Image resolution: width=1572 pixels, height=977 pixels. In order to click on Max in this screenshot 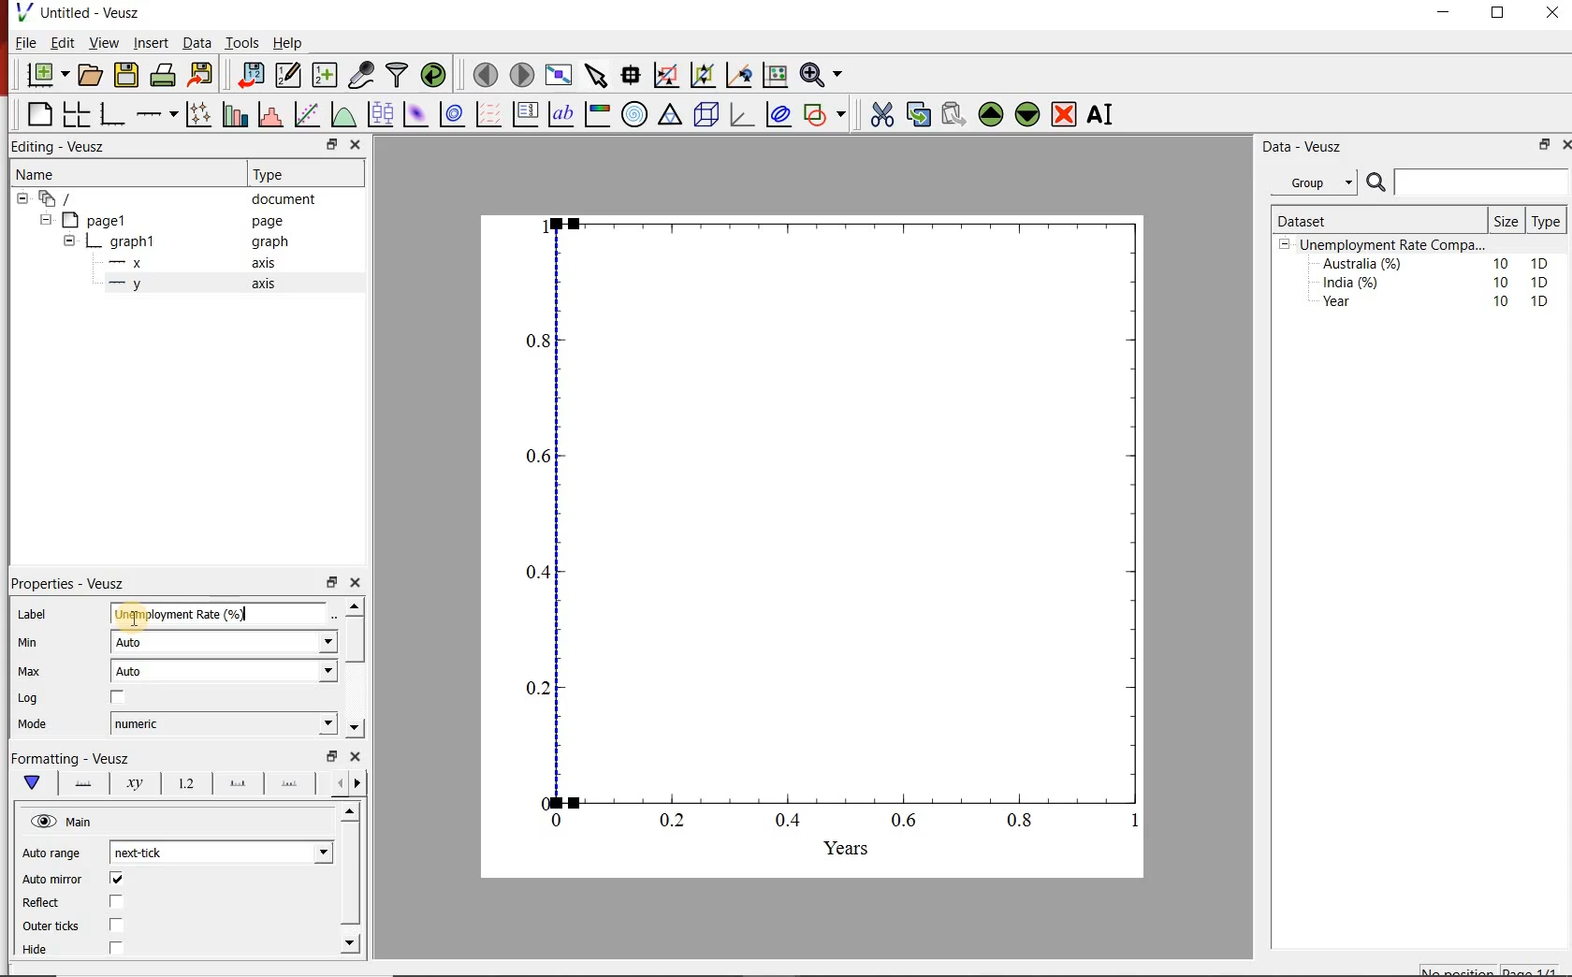, I will do `click(38, 673)`.